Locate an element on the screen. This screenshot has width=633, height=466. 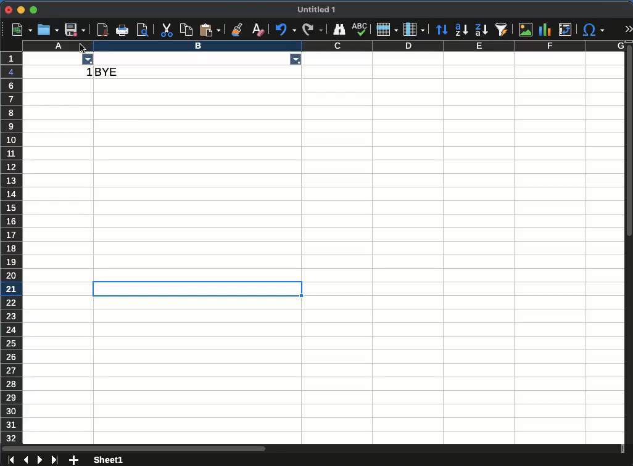
scroll is located at coordinates (312, 447).